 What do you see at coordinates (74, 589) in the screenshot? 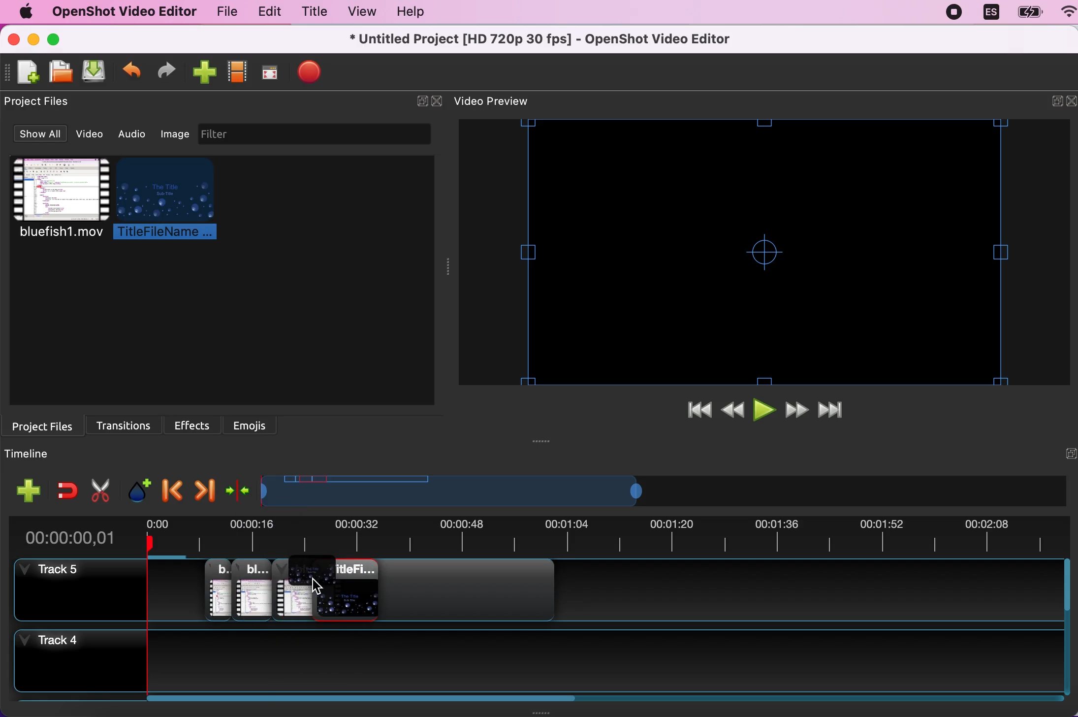
I see `track 5` at bounding box center [74, 589].